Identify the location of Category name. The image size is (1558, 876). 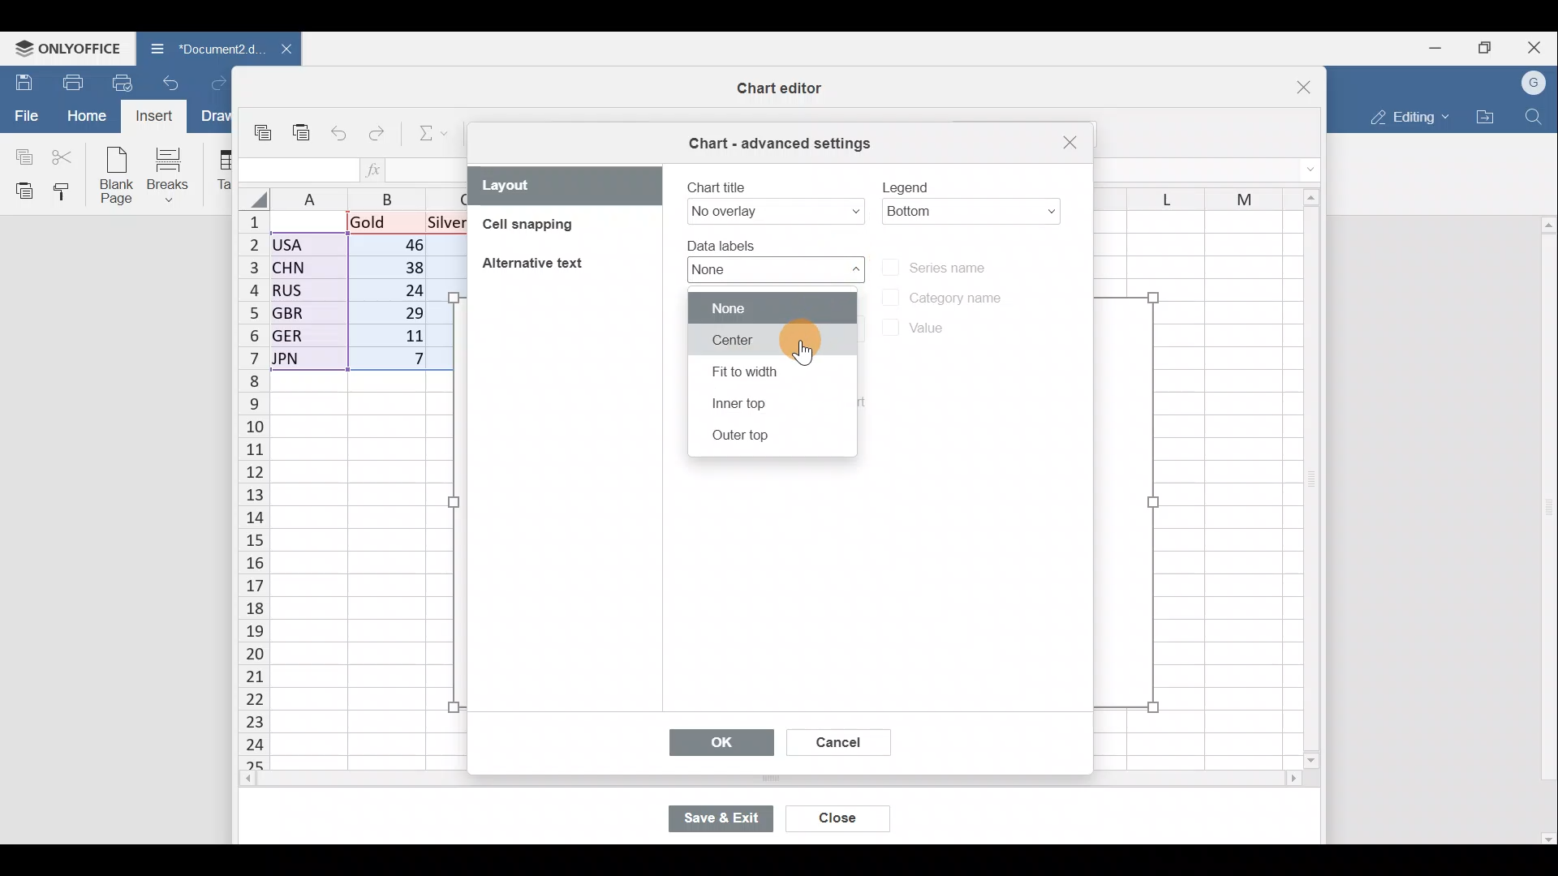
(944, 293).